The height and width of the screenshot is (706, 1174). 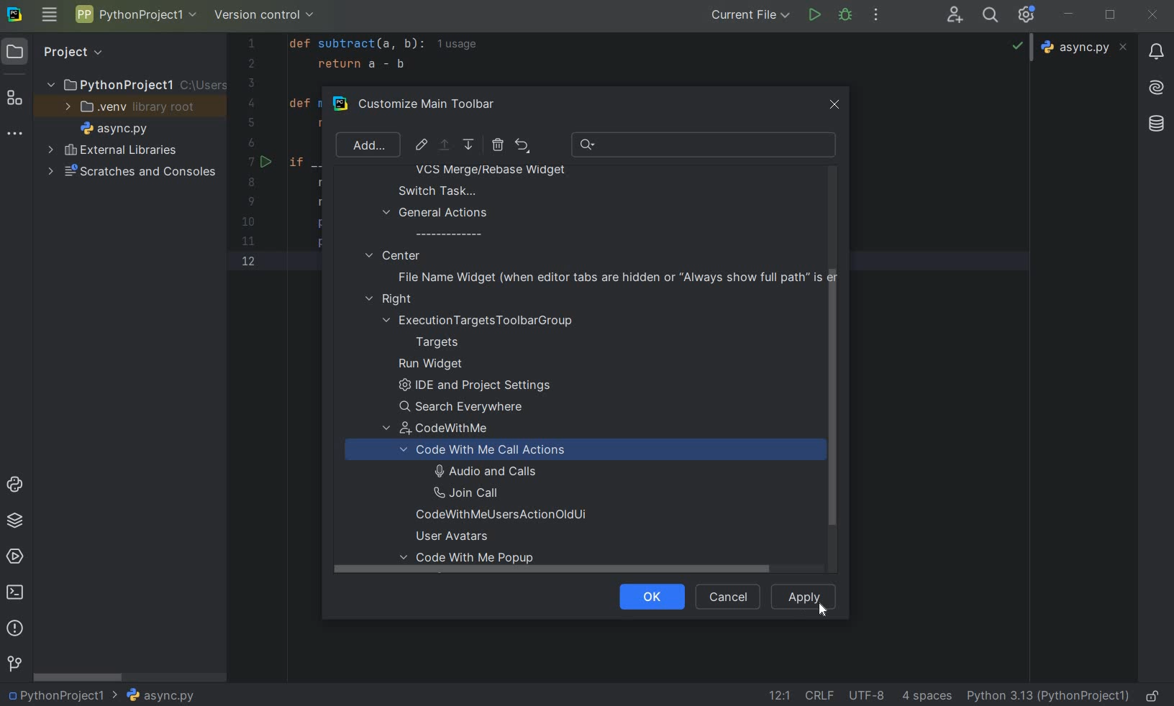 What do you see at coordinates (431, 365) in the screenshot?
I see `run widget` at bounding box center [431, 365].